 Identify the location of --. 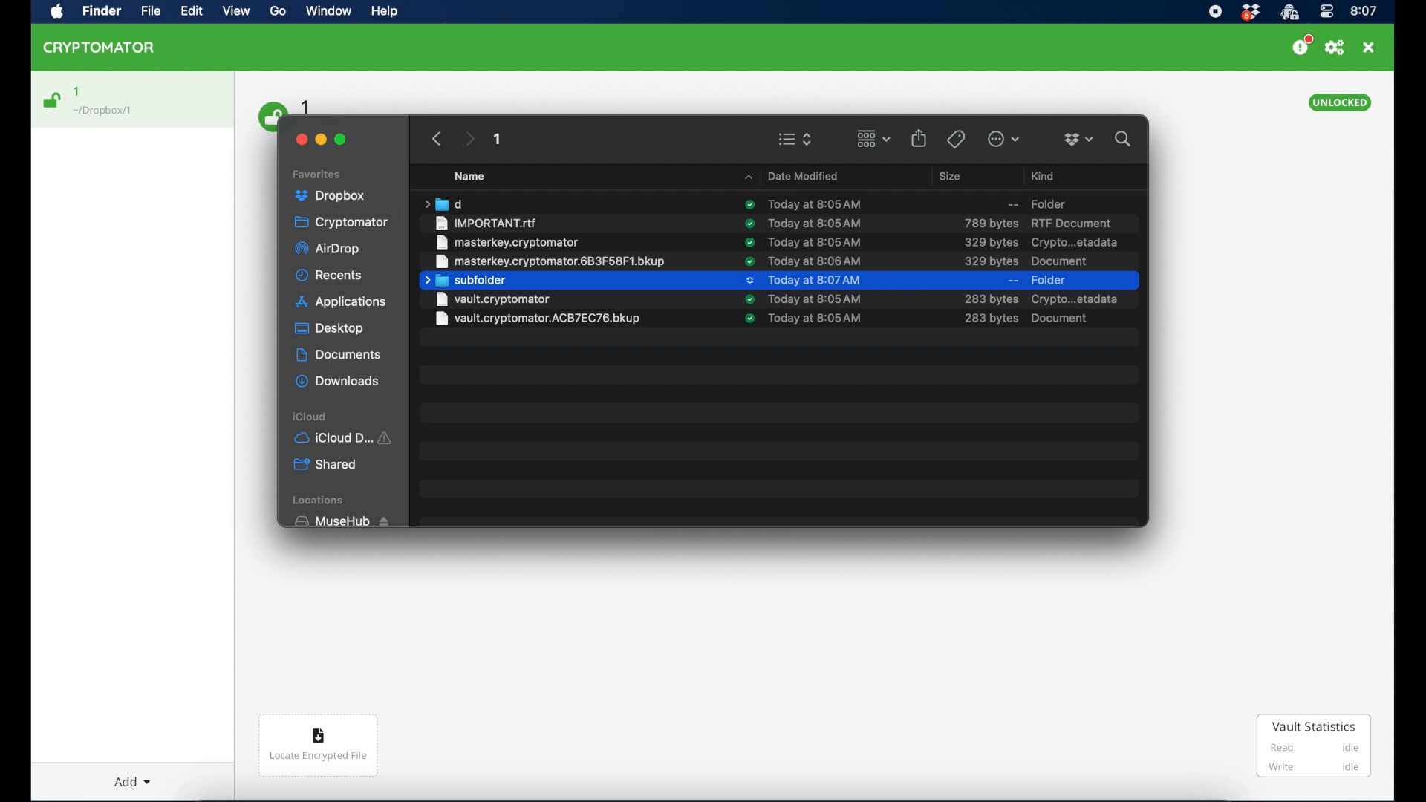
(1012, 281).